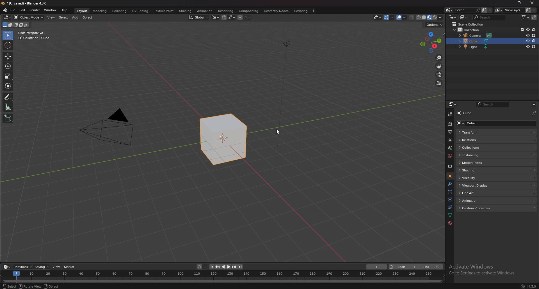 Image resolution: width=539 pixels, height=289 pixels. I want to click on view layer, so click(509, 10).